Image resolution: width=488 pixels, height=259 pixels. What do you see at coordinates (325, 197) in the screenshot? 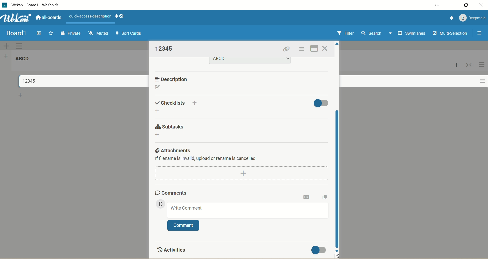
I see `copy` at bounding box center [325, 197].